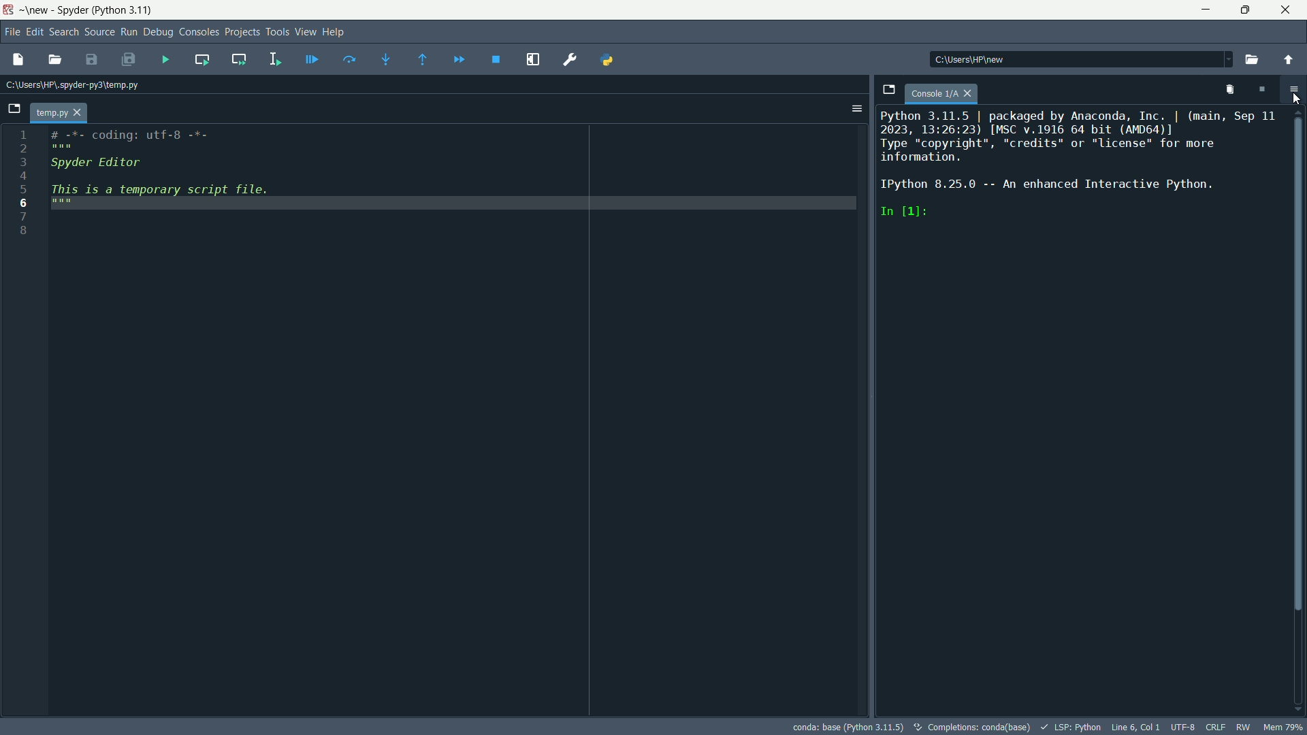  What do you see at coordinates (129, 31) in the screenshot?
I see `run menu` at bounding box center [129, 31].